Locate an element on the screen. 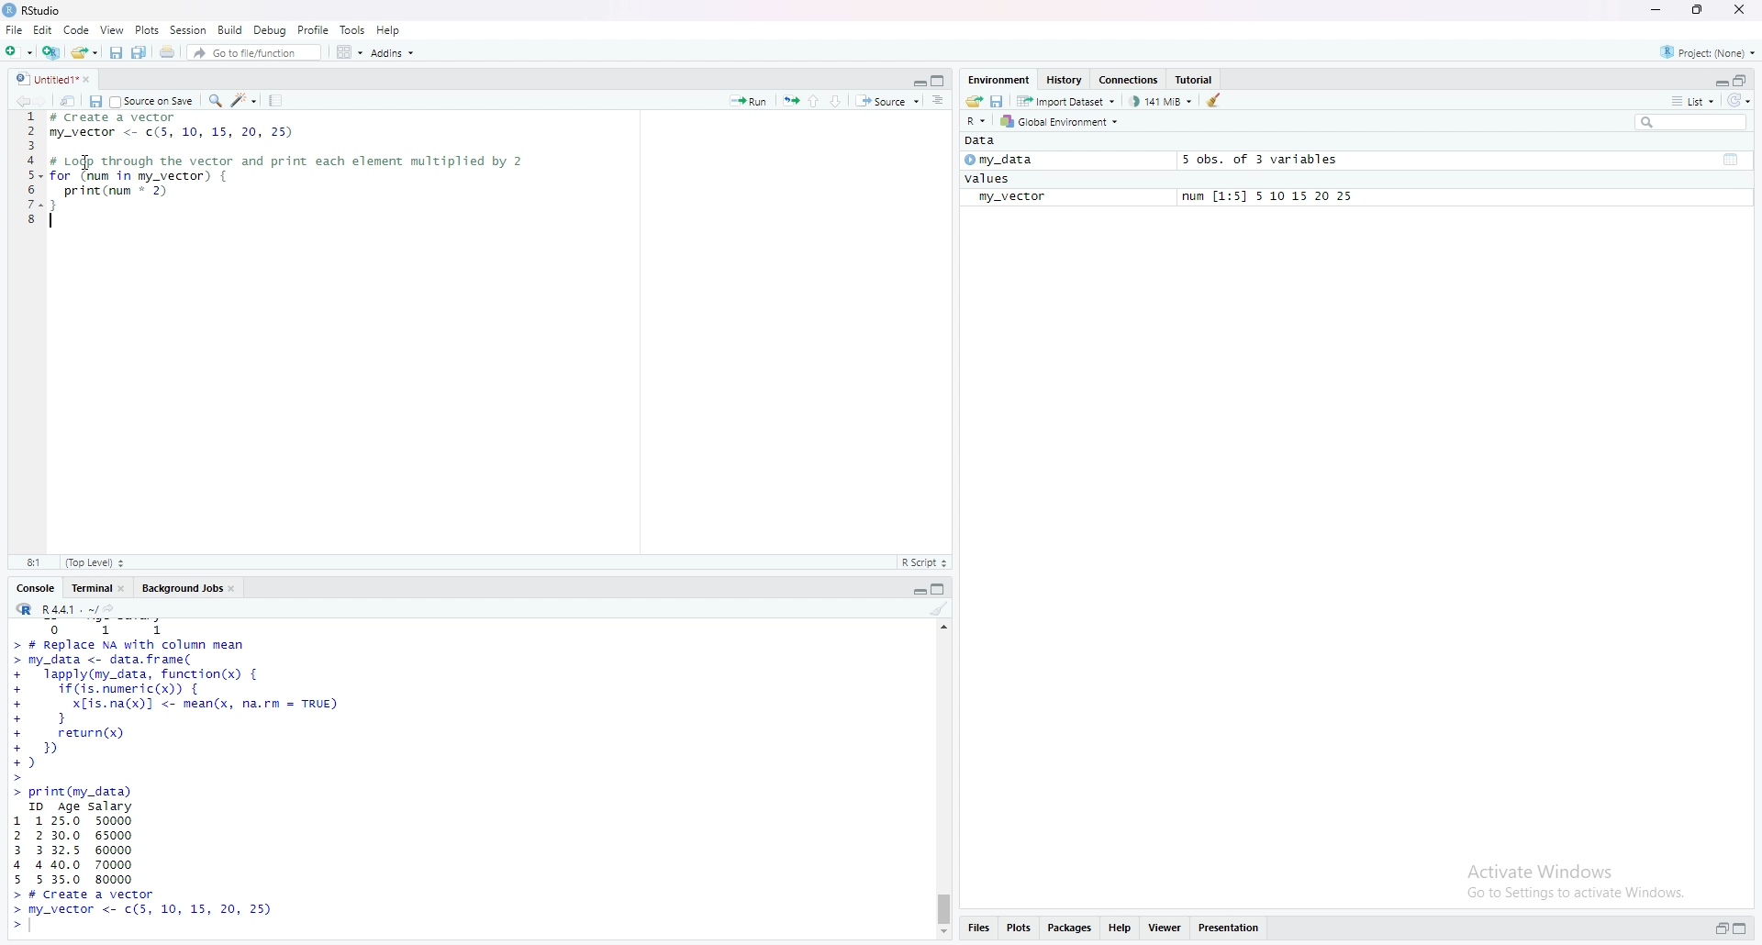 Image resolution: width=1762 pixels, height=945 pixels. go forward is located at coordinates (45, 102).